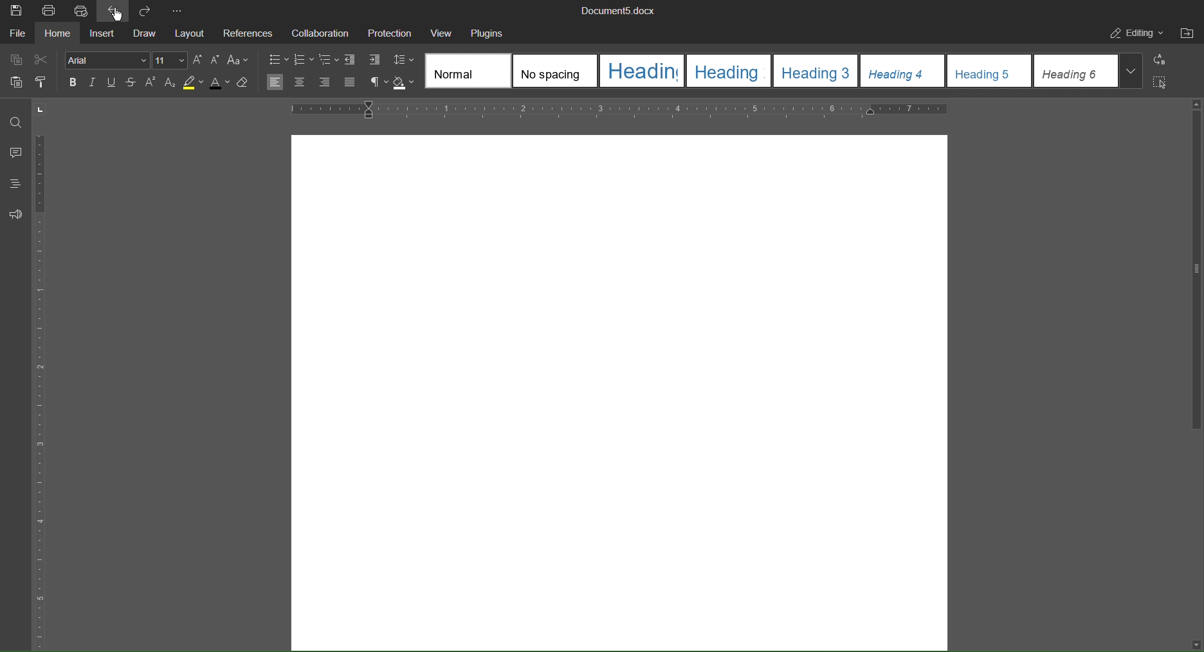 Image resolution: width=1204 pixels, height=652 pixels. What do you see at coordinates (83, 10) in the screenshot?
I see `Quick Print` at bounding box center [83, 10].